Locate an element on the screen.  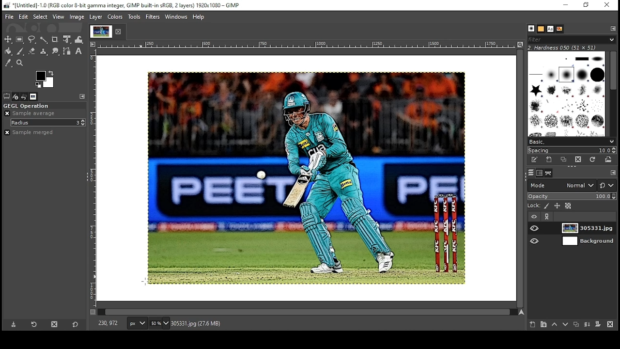
radius is located at coordinates (48, 123).